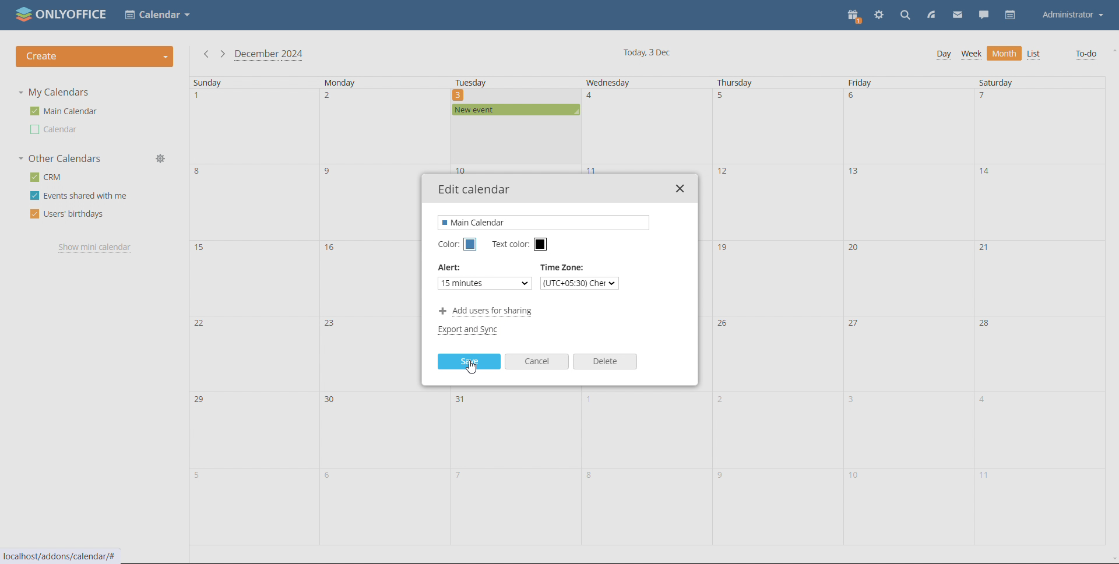 Image resolution: width=1119 pixels, height=564 pixels. Describe the element at coordinates (1037, 127) in the screenshot. I see `date` at that location.